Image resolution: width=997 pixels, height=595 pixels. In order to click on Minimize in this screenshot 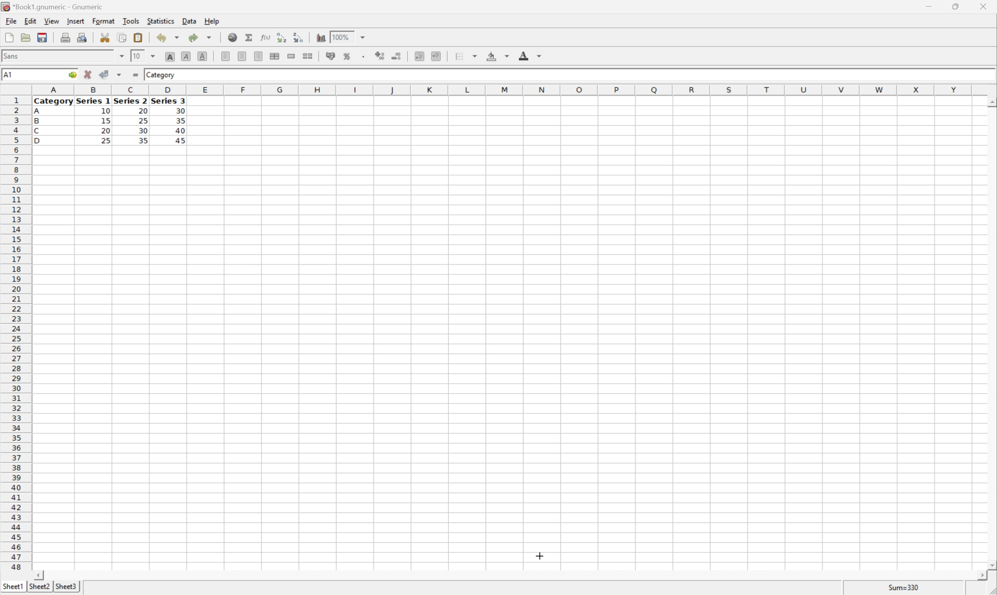, I will do `click(926, 7)`.